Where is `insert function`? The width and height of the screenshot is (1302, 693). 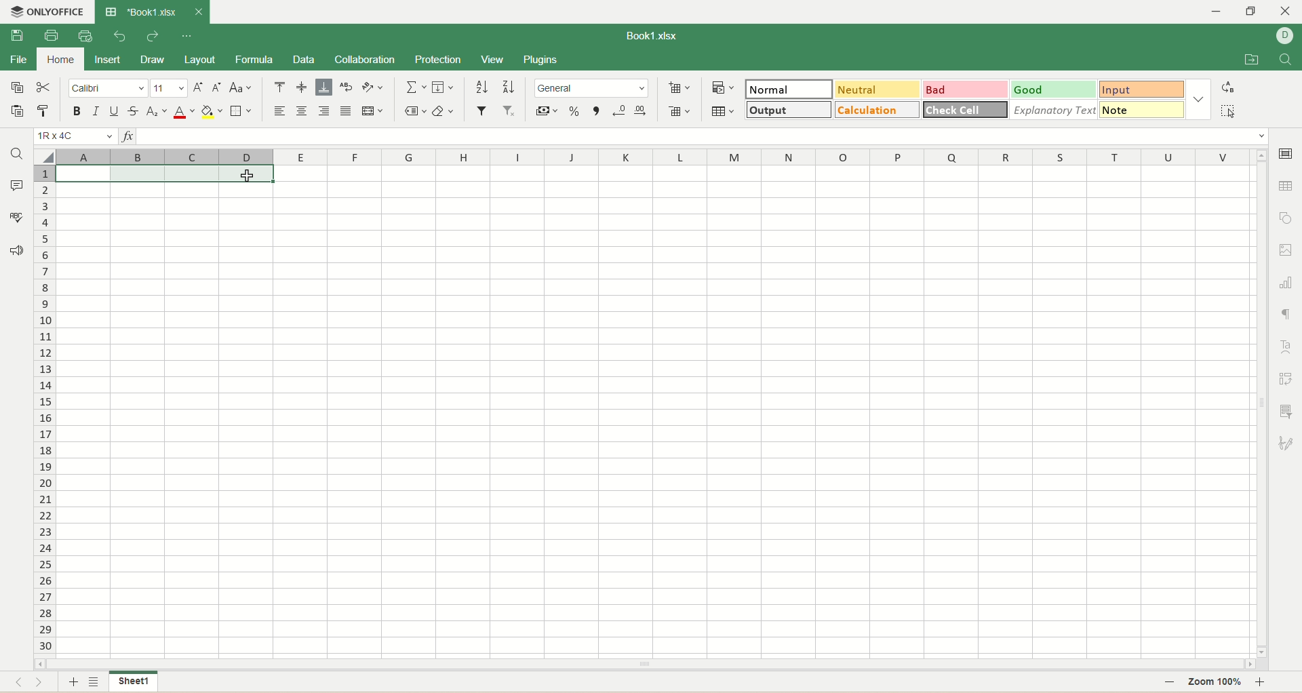
insert function is located at coordinates (127, 136).